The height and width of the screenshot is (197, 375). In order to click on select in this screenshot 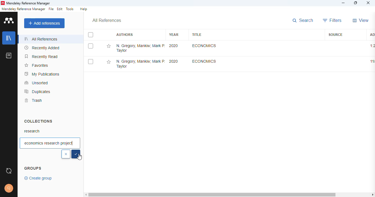, I will do `click(91, 62)`.